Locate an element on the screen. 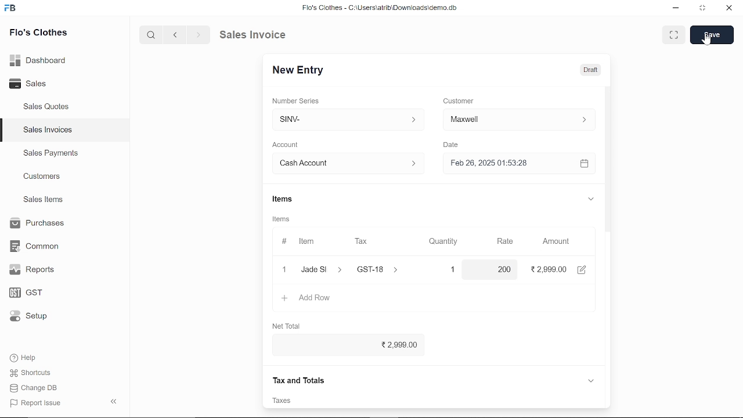  | Report Issue: is located at coordinates (37, 403).